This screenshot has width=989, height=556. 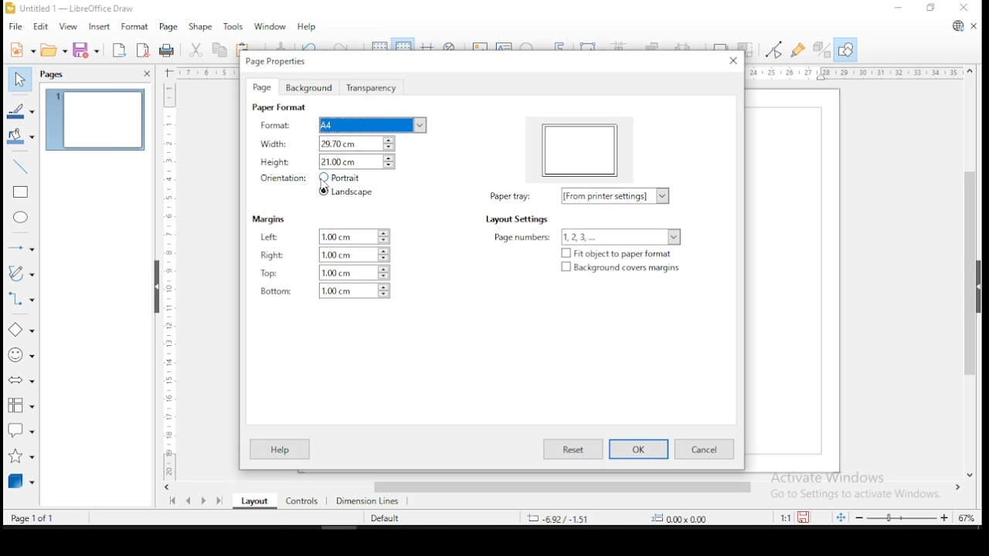 I want to click on preview, so click(x=581, y=148).